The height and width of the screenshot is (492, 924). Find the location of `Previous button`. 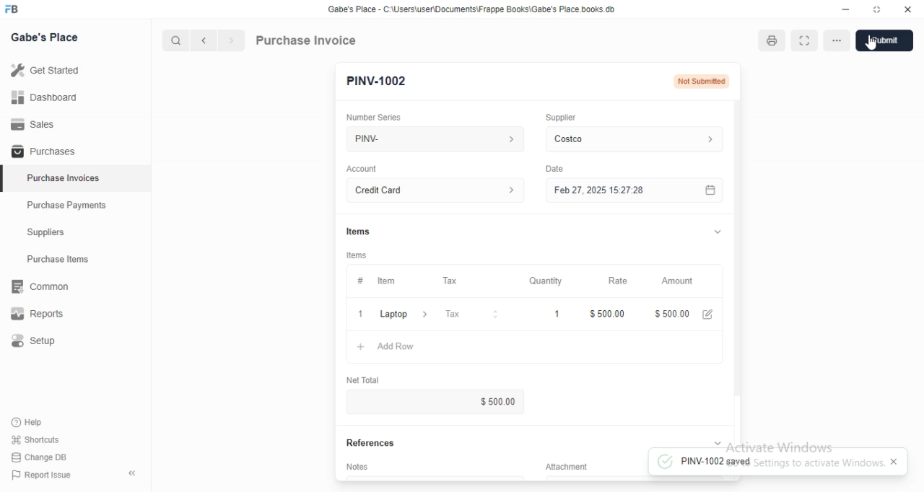

Previous button is located at coordinates (204, 40).